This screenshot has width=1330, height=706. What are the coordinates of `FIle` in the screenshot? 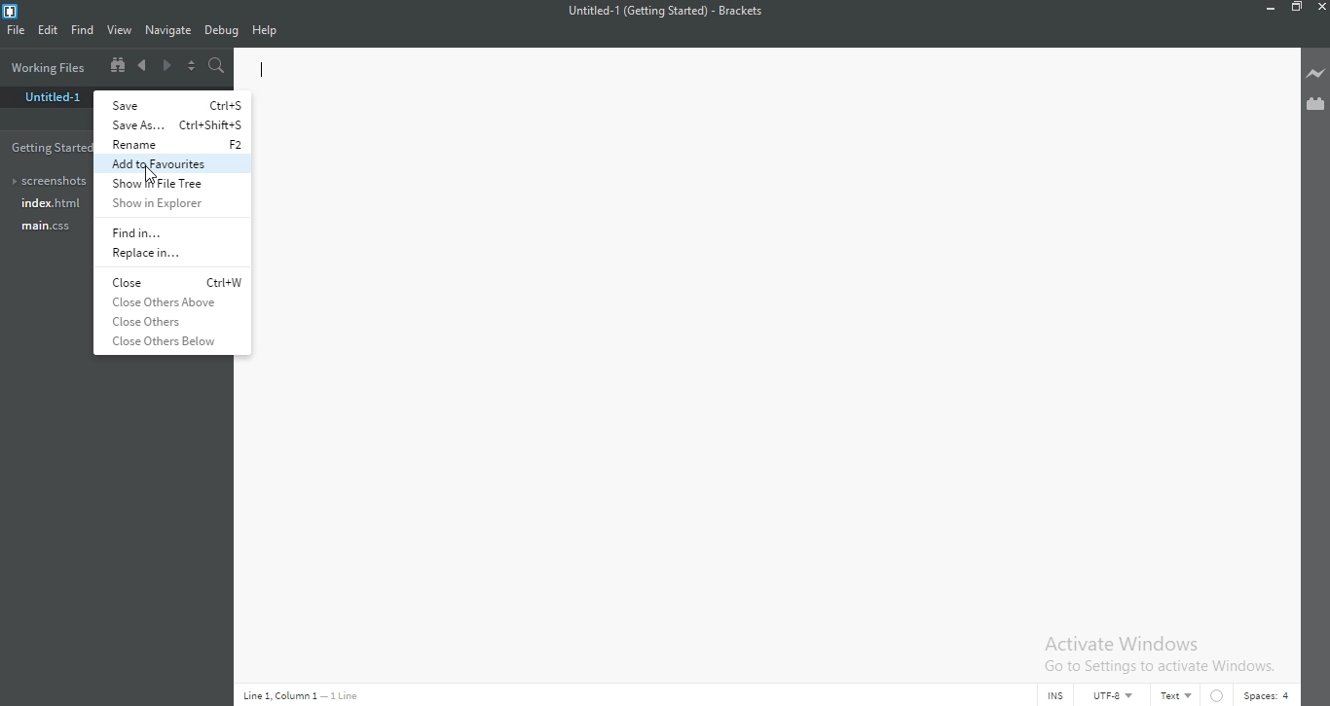 It's located at (14, 30).